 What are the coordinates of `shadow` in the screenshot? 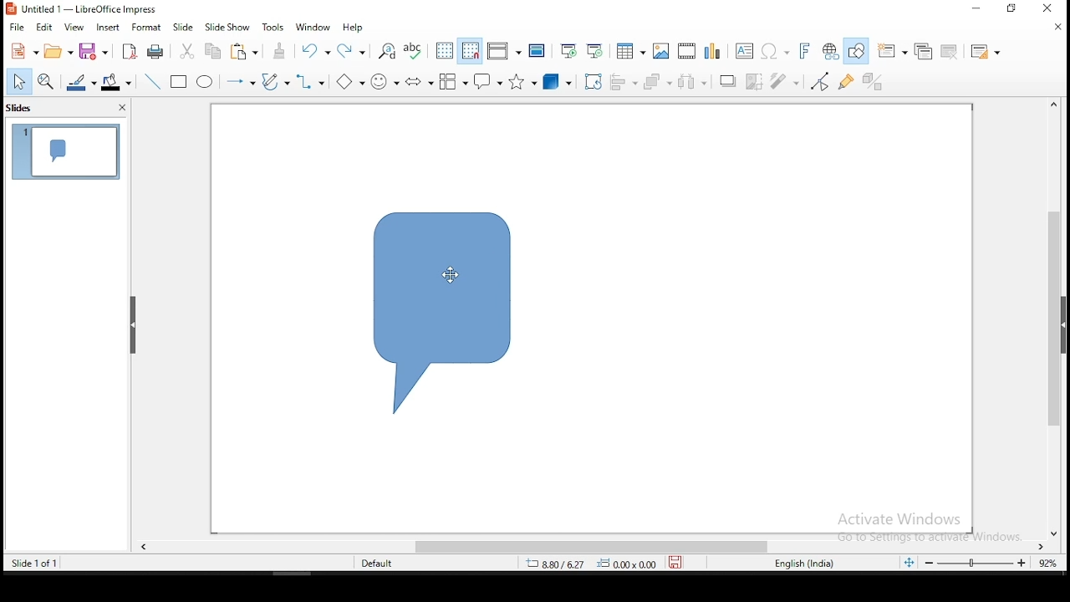 It's located at (725, 81).